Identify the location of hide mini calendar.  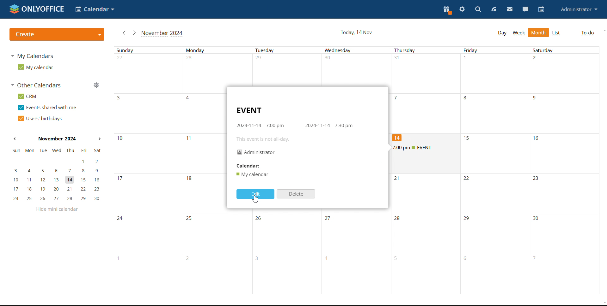
(57, 209).